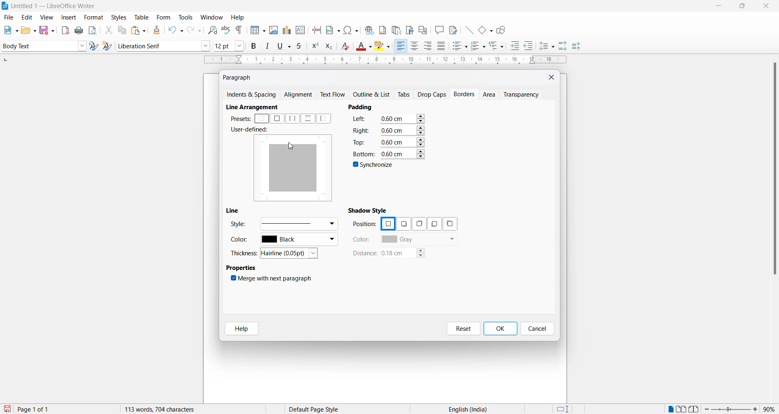  I want to click on insert, so click(68, 18).